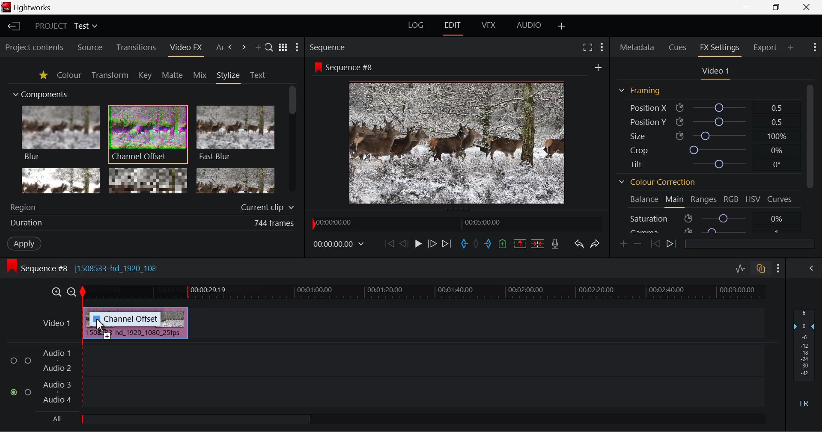 The image size is (822, 432). I want to click on all, so click(141, 419).